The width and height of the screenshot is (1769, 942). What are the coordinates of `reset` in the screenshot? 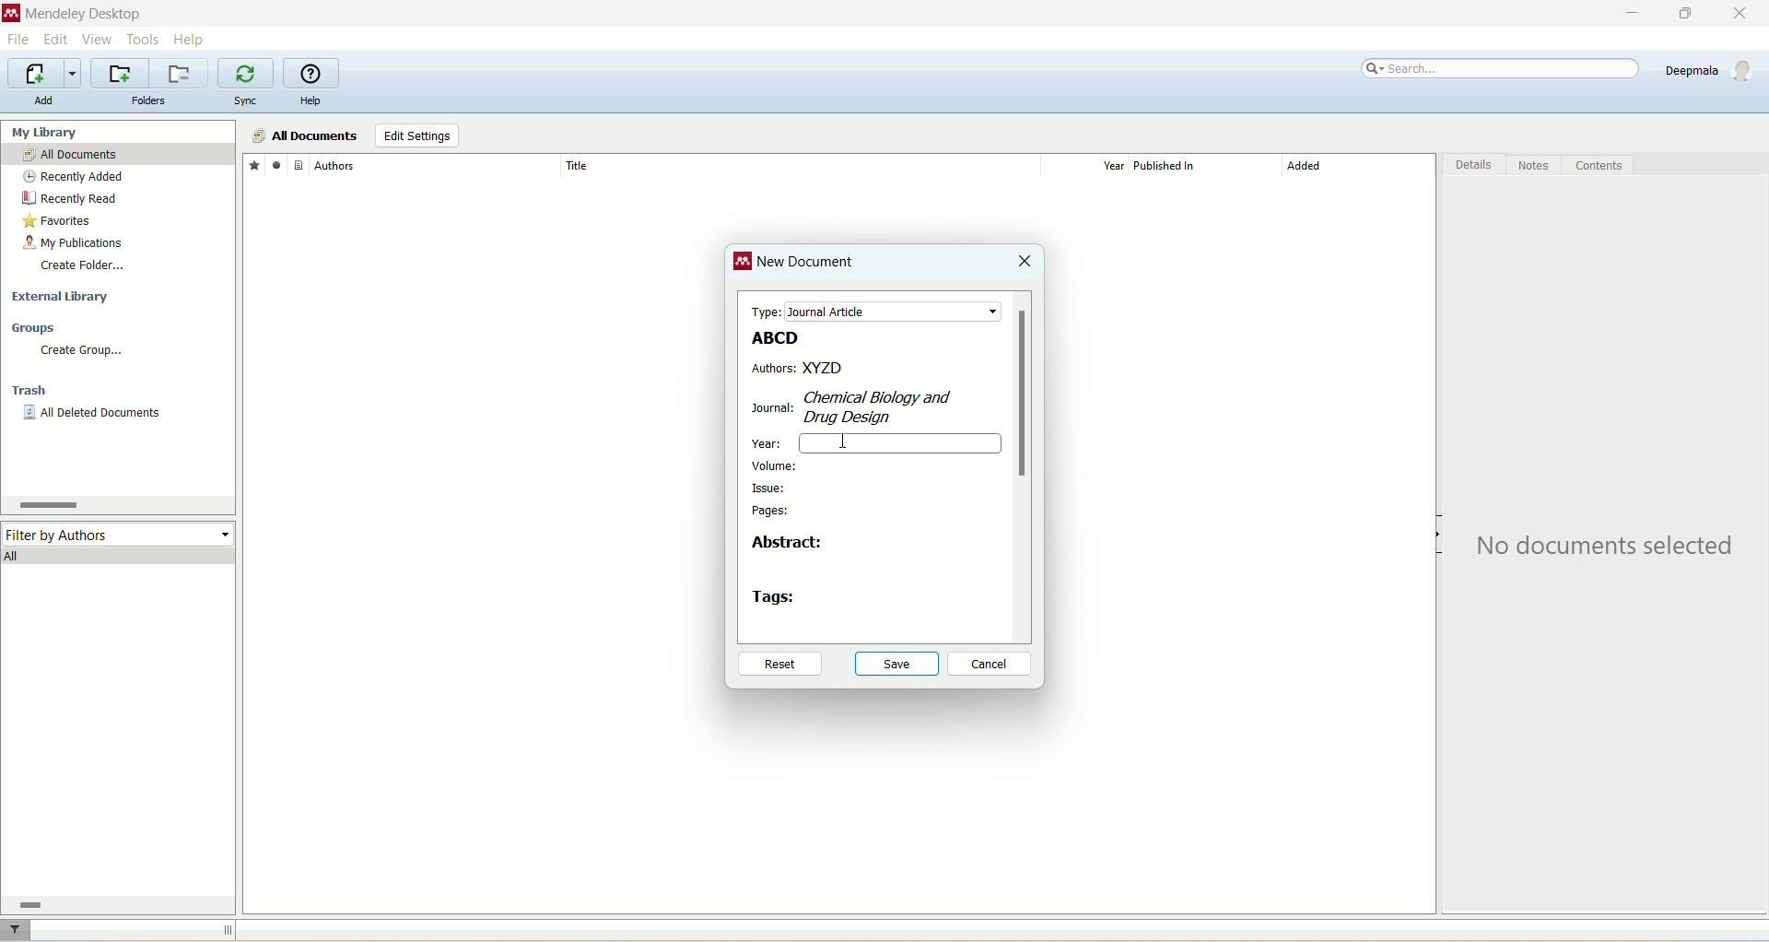 It's located at (778, 665).